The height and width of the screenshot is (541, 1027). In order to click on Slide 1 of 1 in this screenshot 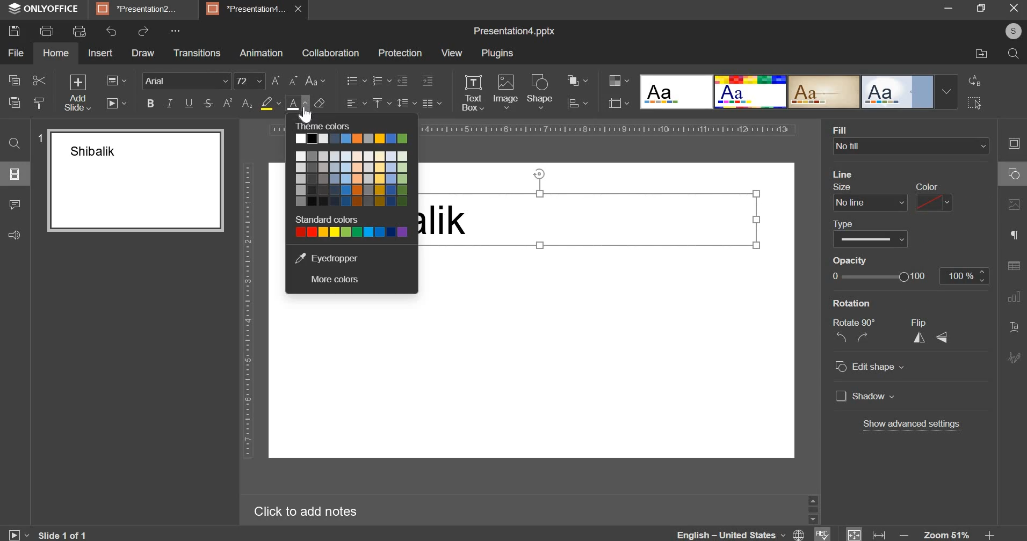, I will do `click(67, 533)`.